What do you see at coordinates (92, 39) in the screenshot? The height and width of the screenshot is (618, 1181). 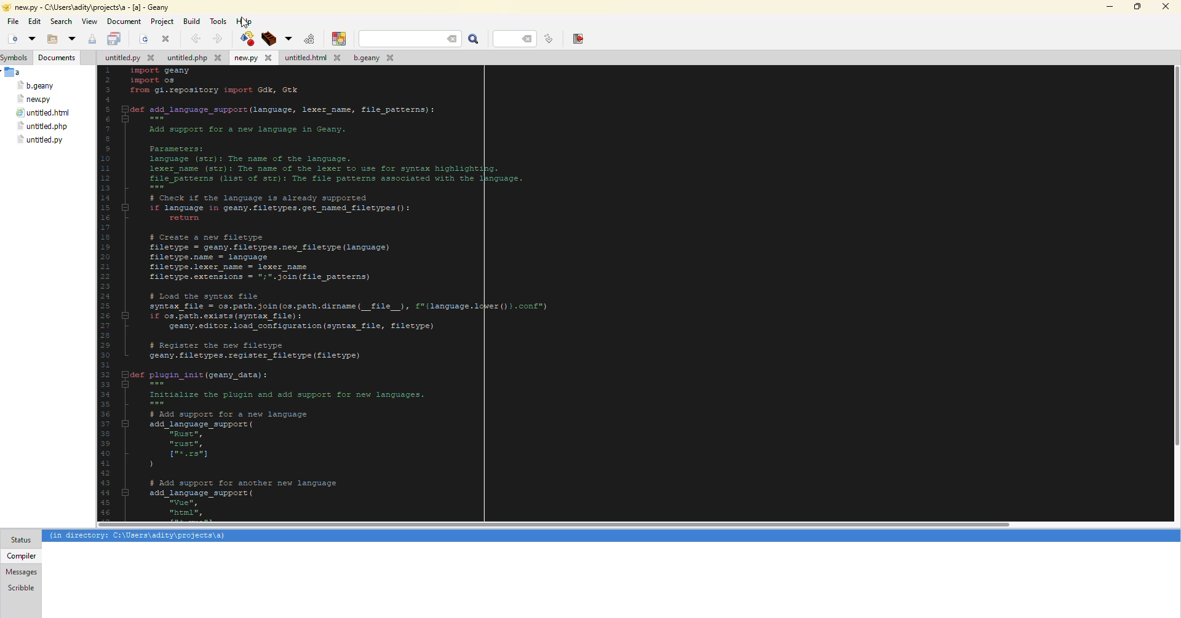 I see `save` at bounding box center [92, 39].